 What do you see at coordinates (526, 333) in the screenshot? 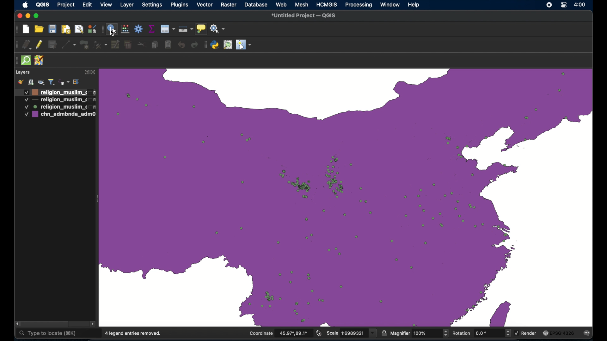
I see `render` at bounding box center [526, 333].